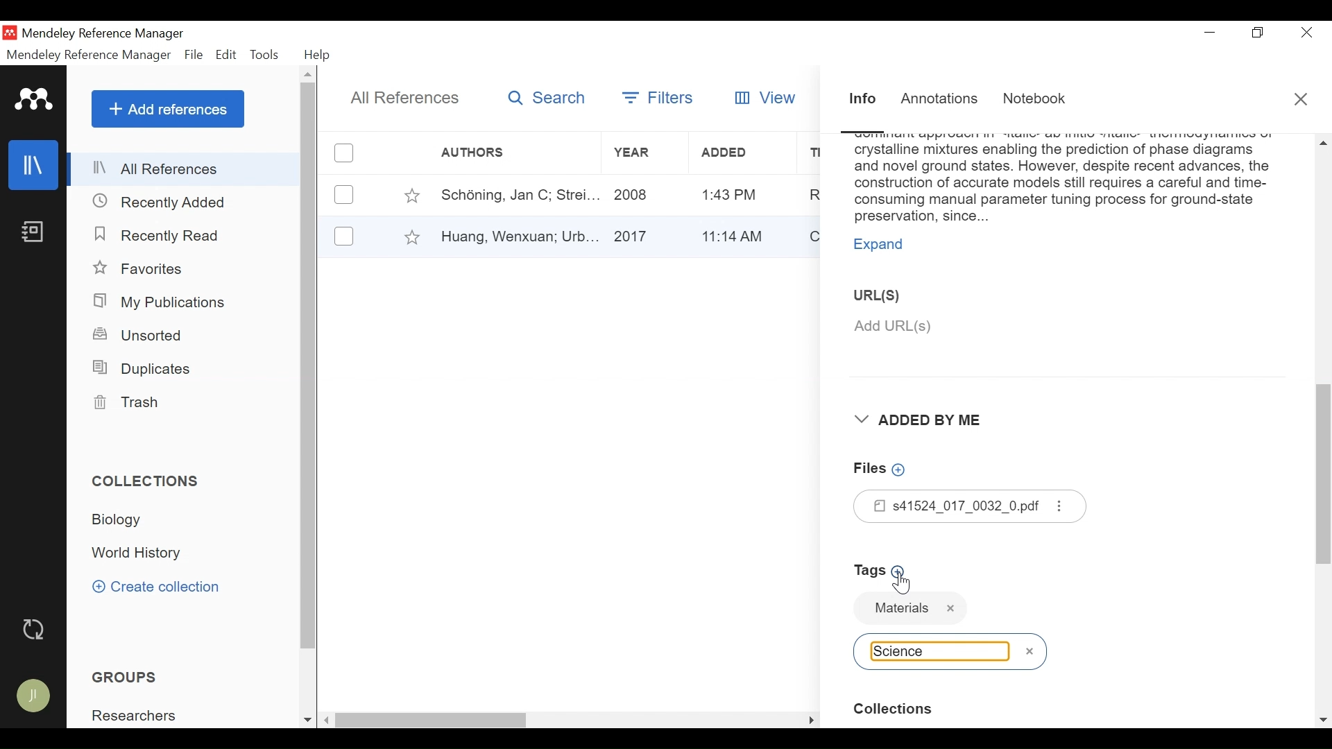 Image resolution: width=1332 pixels, height=749 pixels. What do you see at coordinates (1038, 99) in the screenshot?
I see `Notebook` at bounding box center [1038, 99].